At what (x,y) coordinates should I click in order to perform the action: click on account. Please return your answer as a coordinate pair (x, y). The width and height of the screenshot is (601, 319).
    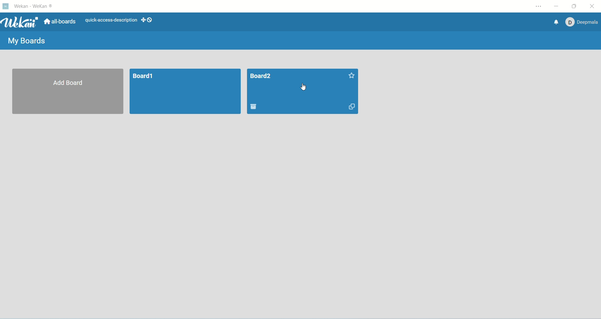
    Looking at the image, I should click on (583, 22).